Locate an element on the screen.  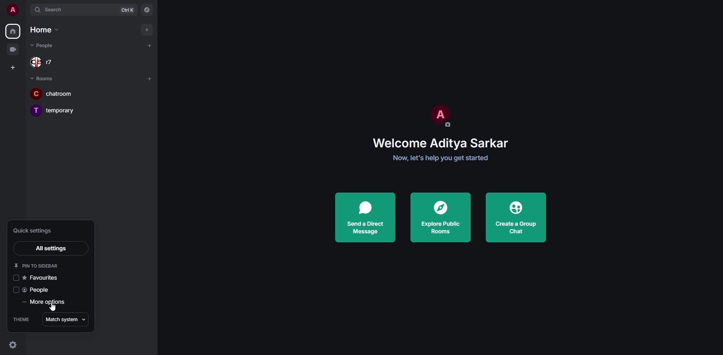
ctrl K is located at coordinates (128, 10).